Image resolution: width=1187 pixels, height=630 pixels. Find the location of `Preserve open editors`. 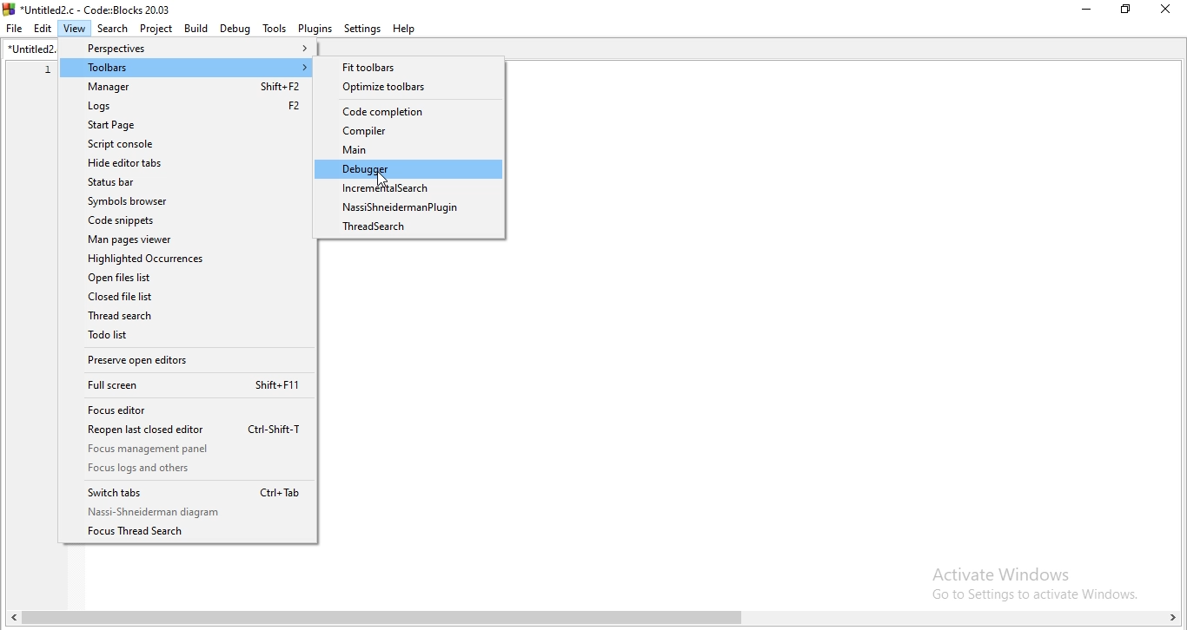

Preserve open editors is located at coordinates (187, 359).